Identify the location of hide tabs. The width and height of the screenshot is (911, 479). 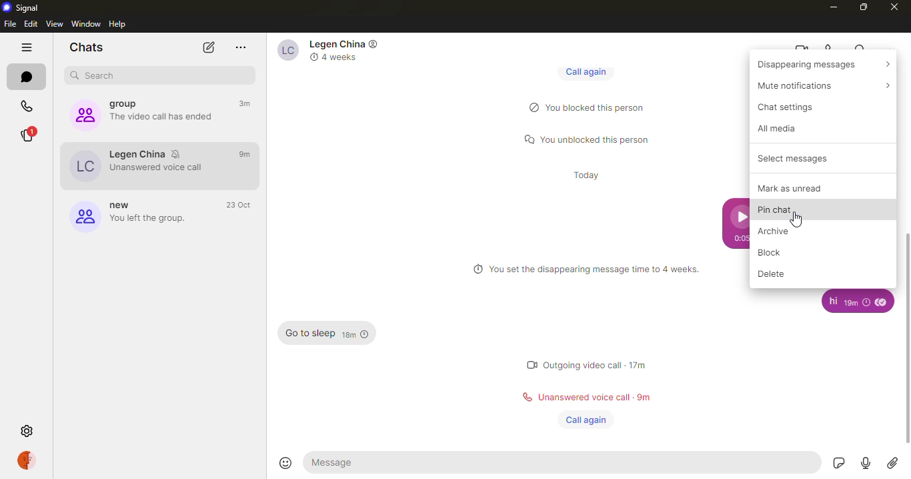
(23, 49).